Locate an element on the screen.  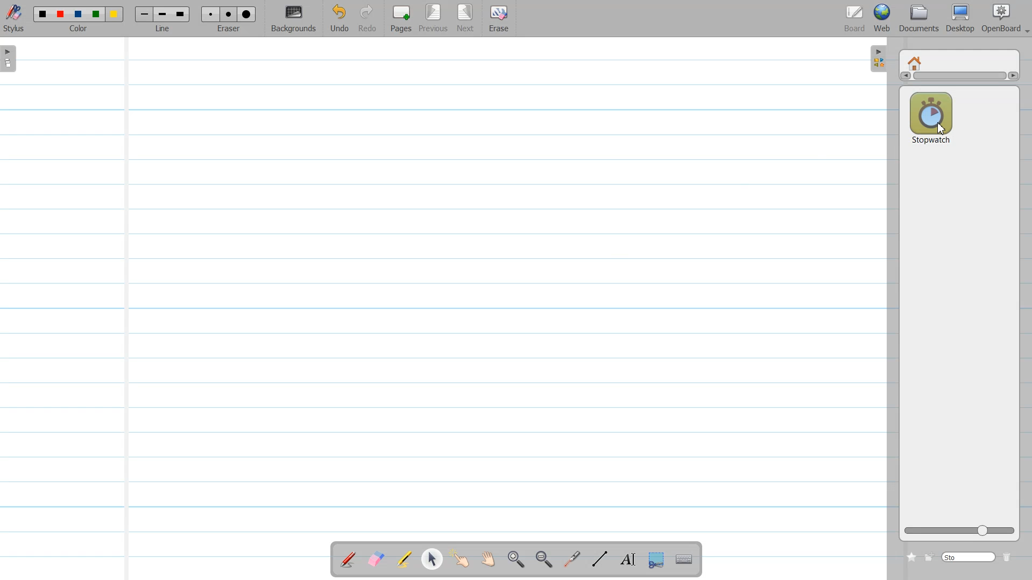
Virtual laser pointer is located at coordinates (574, 560).